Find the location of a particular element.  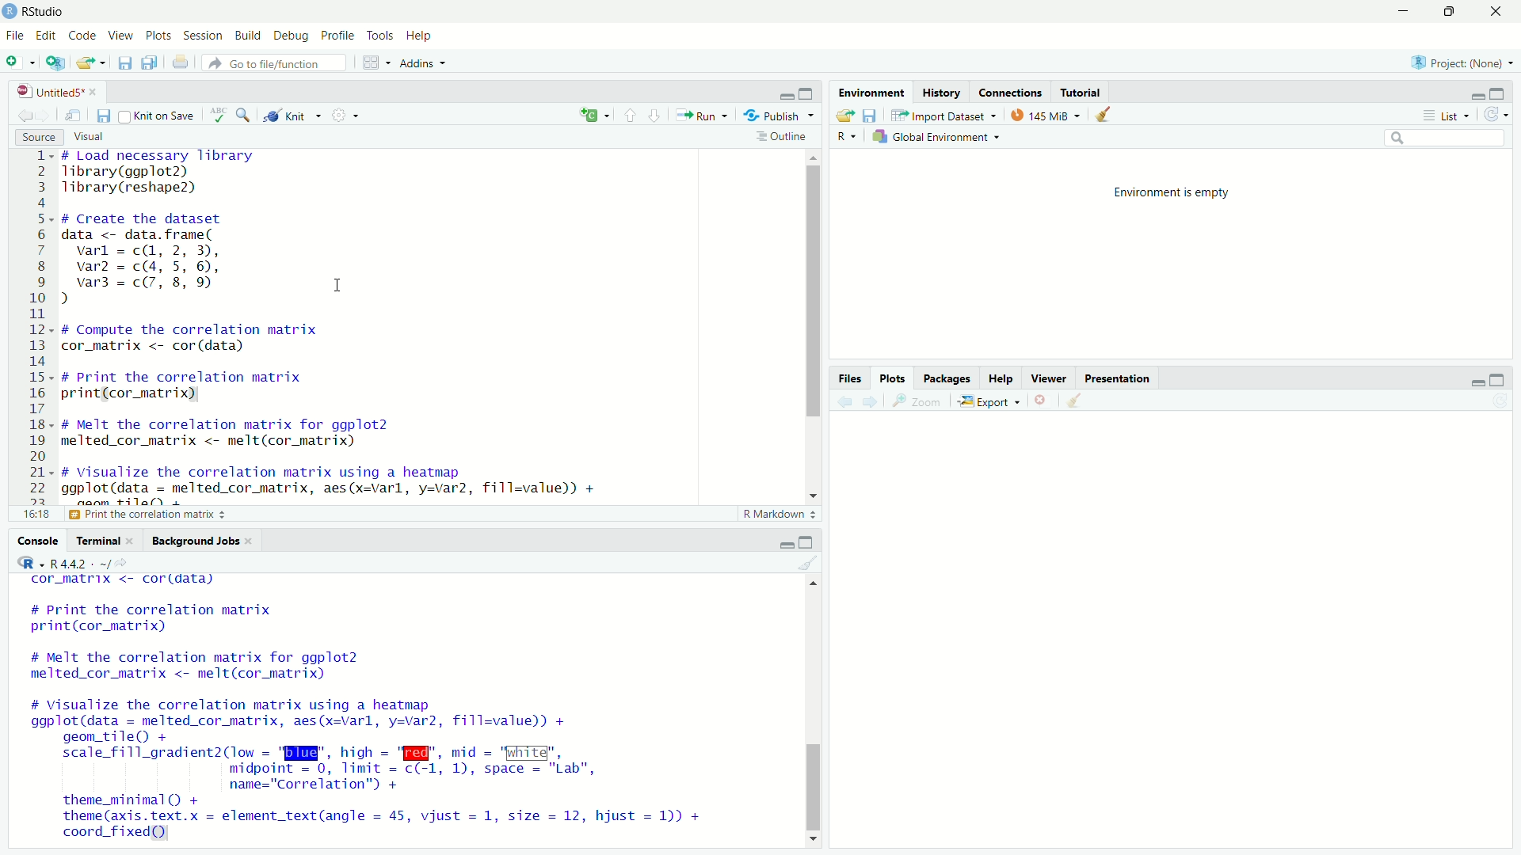

cor_matrix <- cordidata)
# Print the correlation matrix
print(cor_matrix)
# Melt the correlation matrix for ggplot2
melted_cor_matrix <- melt(cor_matrix)
# Visualize the correlation matrix using a heatmap
ggplot(data = melted_cor_matrix, aes(x=varl, y=var2, fill=value)) +
geom_tile() +
scale_fill_gradient2(low = "BI", hich = "W@", mid = "White",
midpoint = 0, limit = c(-1, 1), space = "Lab",
name="Correlation") +
theme_minimal() +
theme (axis. text.x = element_text(angle = 45, vijust = 1, size = 12, hjust = 1)) +
coord_fixed) is located at coordinates (387, 709).